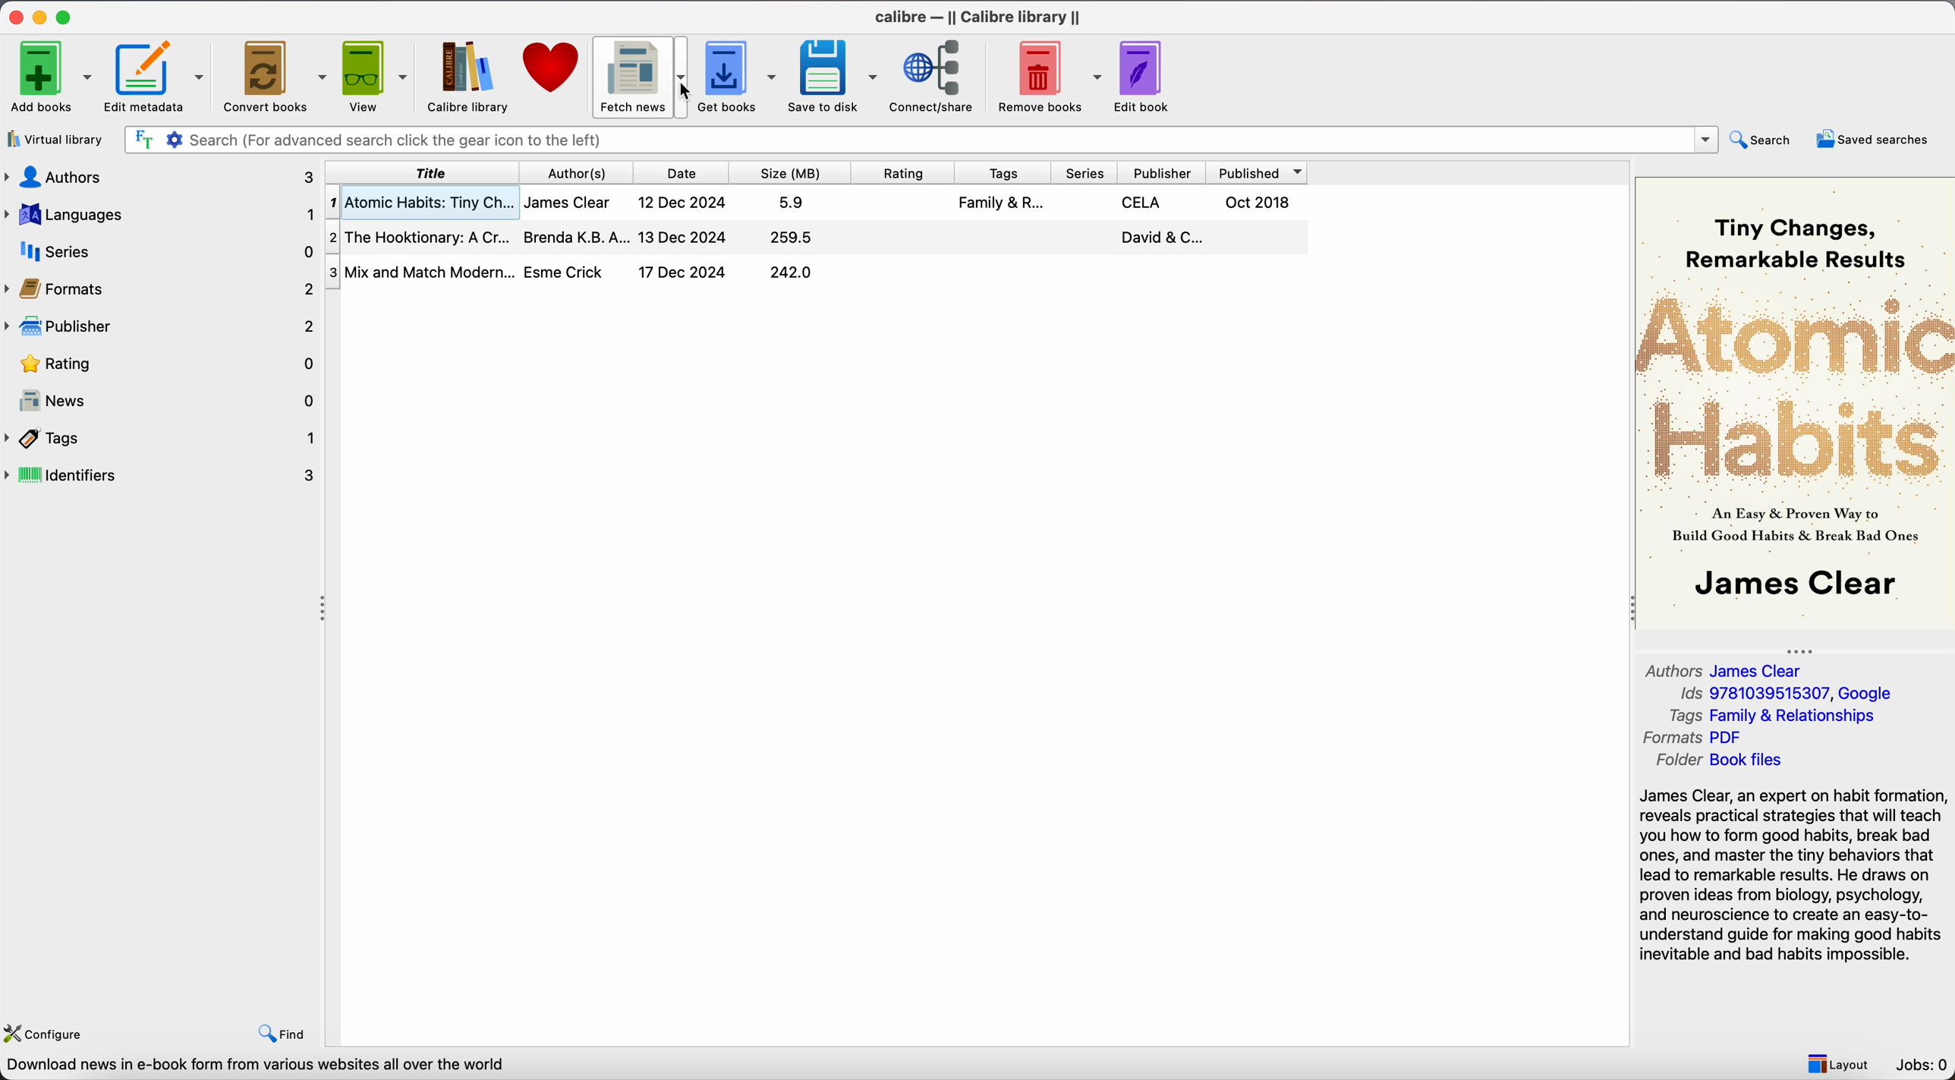  What do you see at coordinates (1143, 203) in the screenshot?
I see `CELA` at bounding box center [1143, 203].